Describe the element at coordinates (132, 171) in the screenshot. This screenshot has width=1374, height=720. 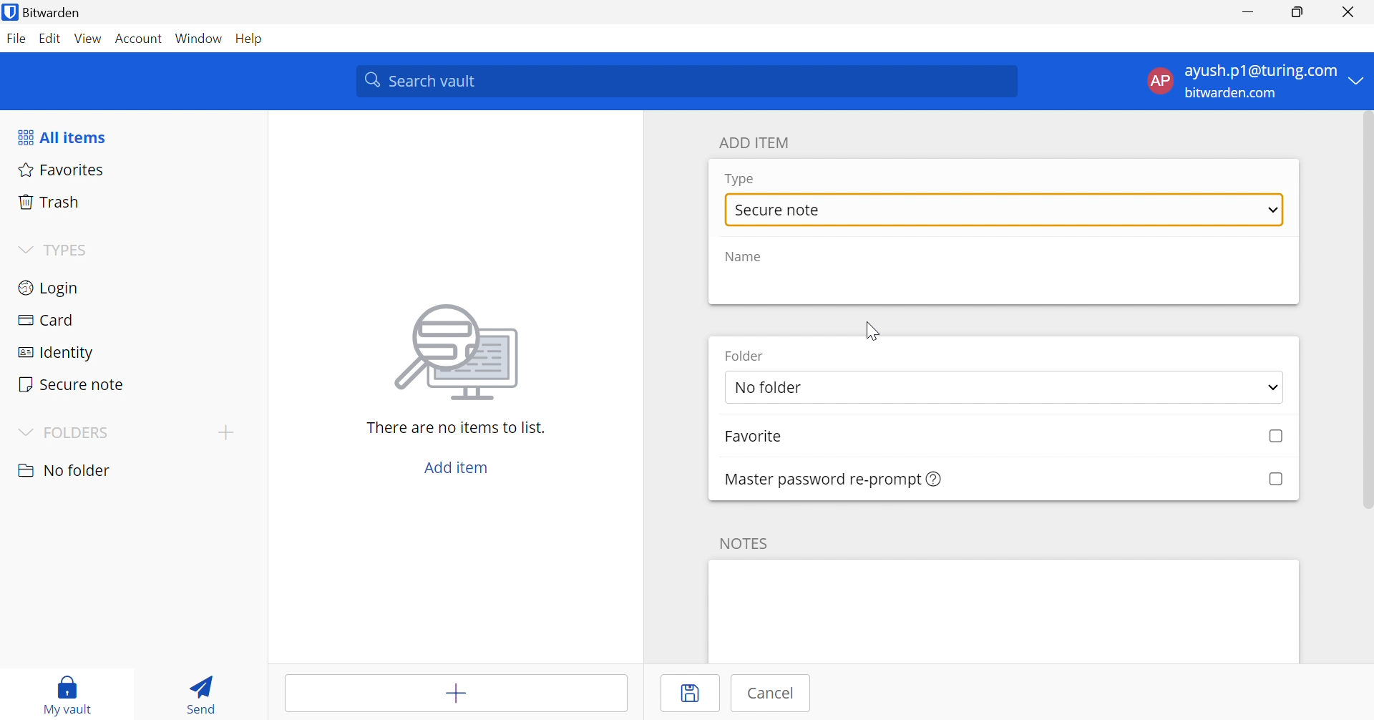
I see `Favorites` at that location.